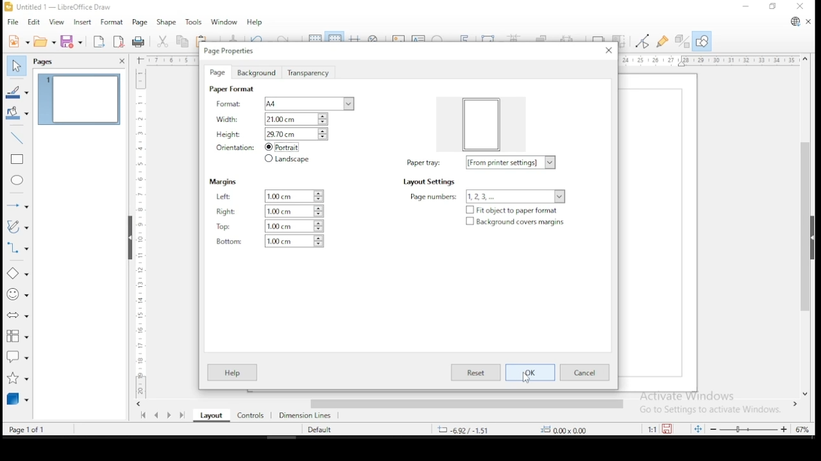 The width and height of the screenshot is (821, 461). I want to click on simple shapes, so click(18, 276).